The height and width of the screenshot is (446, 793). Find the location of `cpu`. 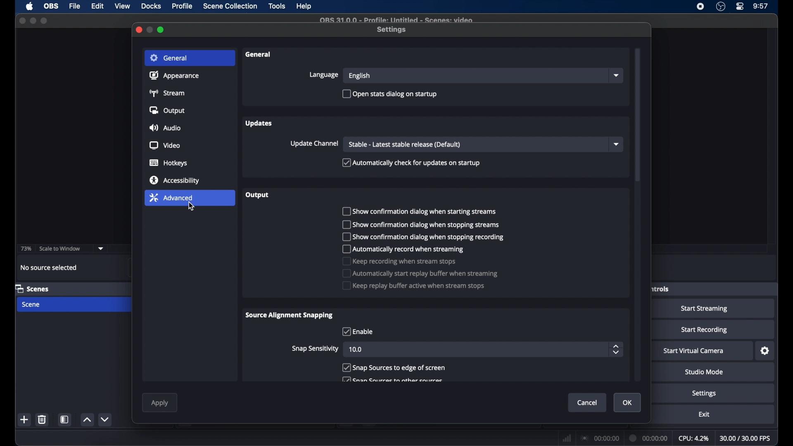

cpu is located at coordinates (693, 438).